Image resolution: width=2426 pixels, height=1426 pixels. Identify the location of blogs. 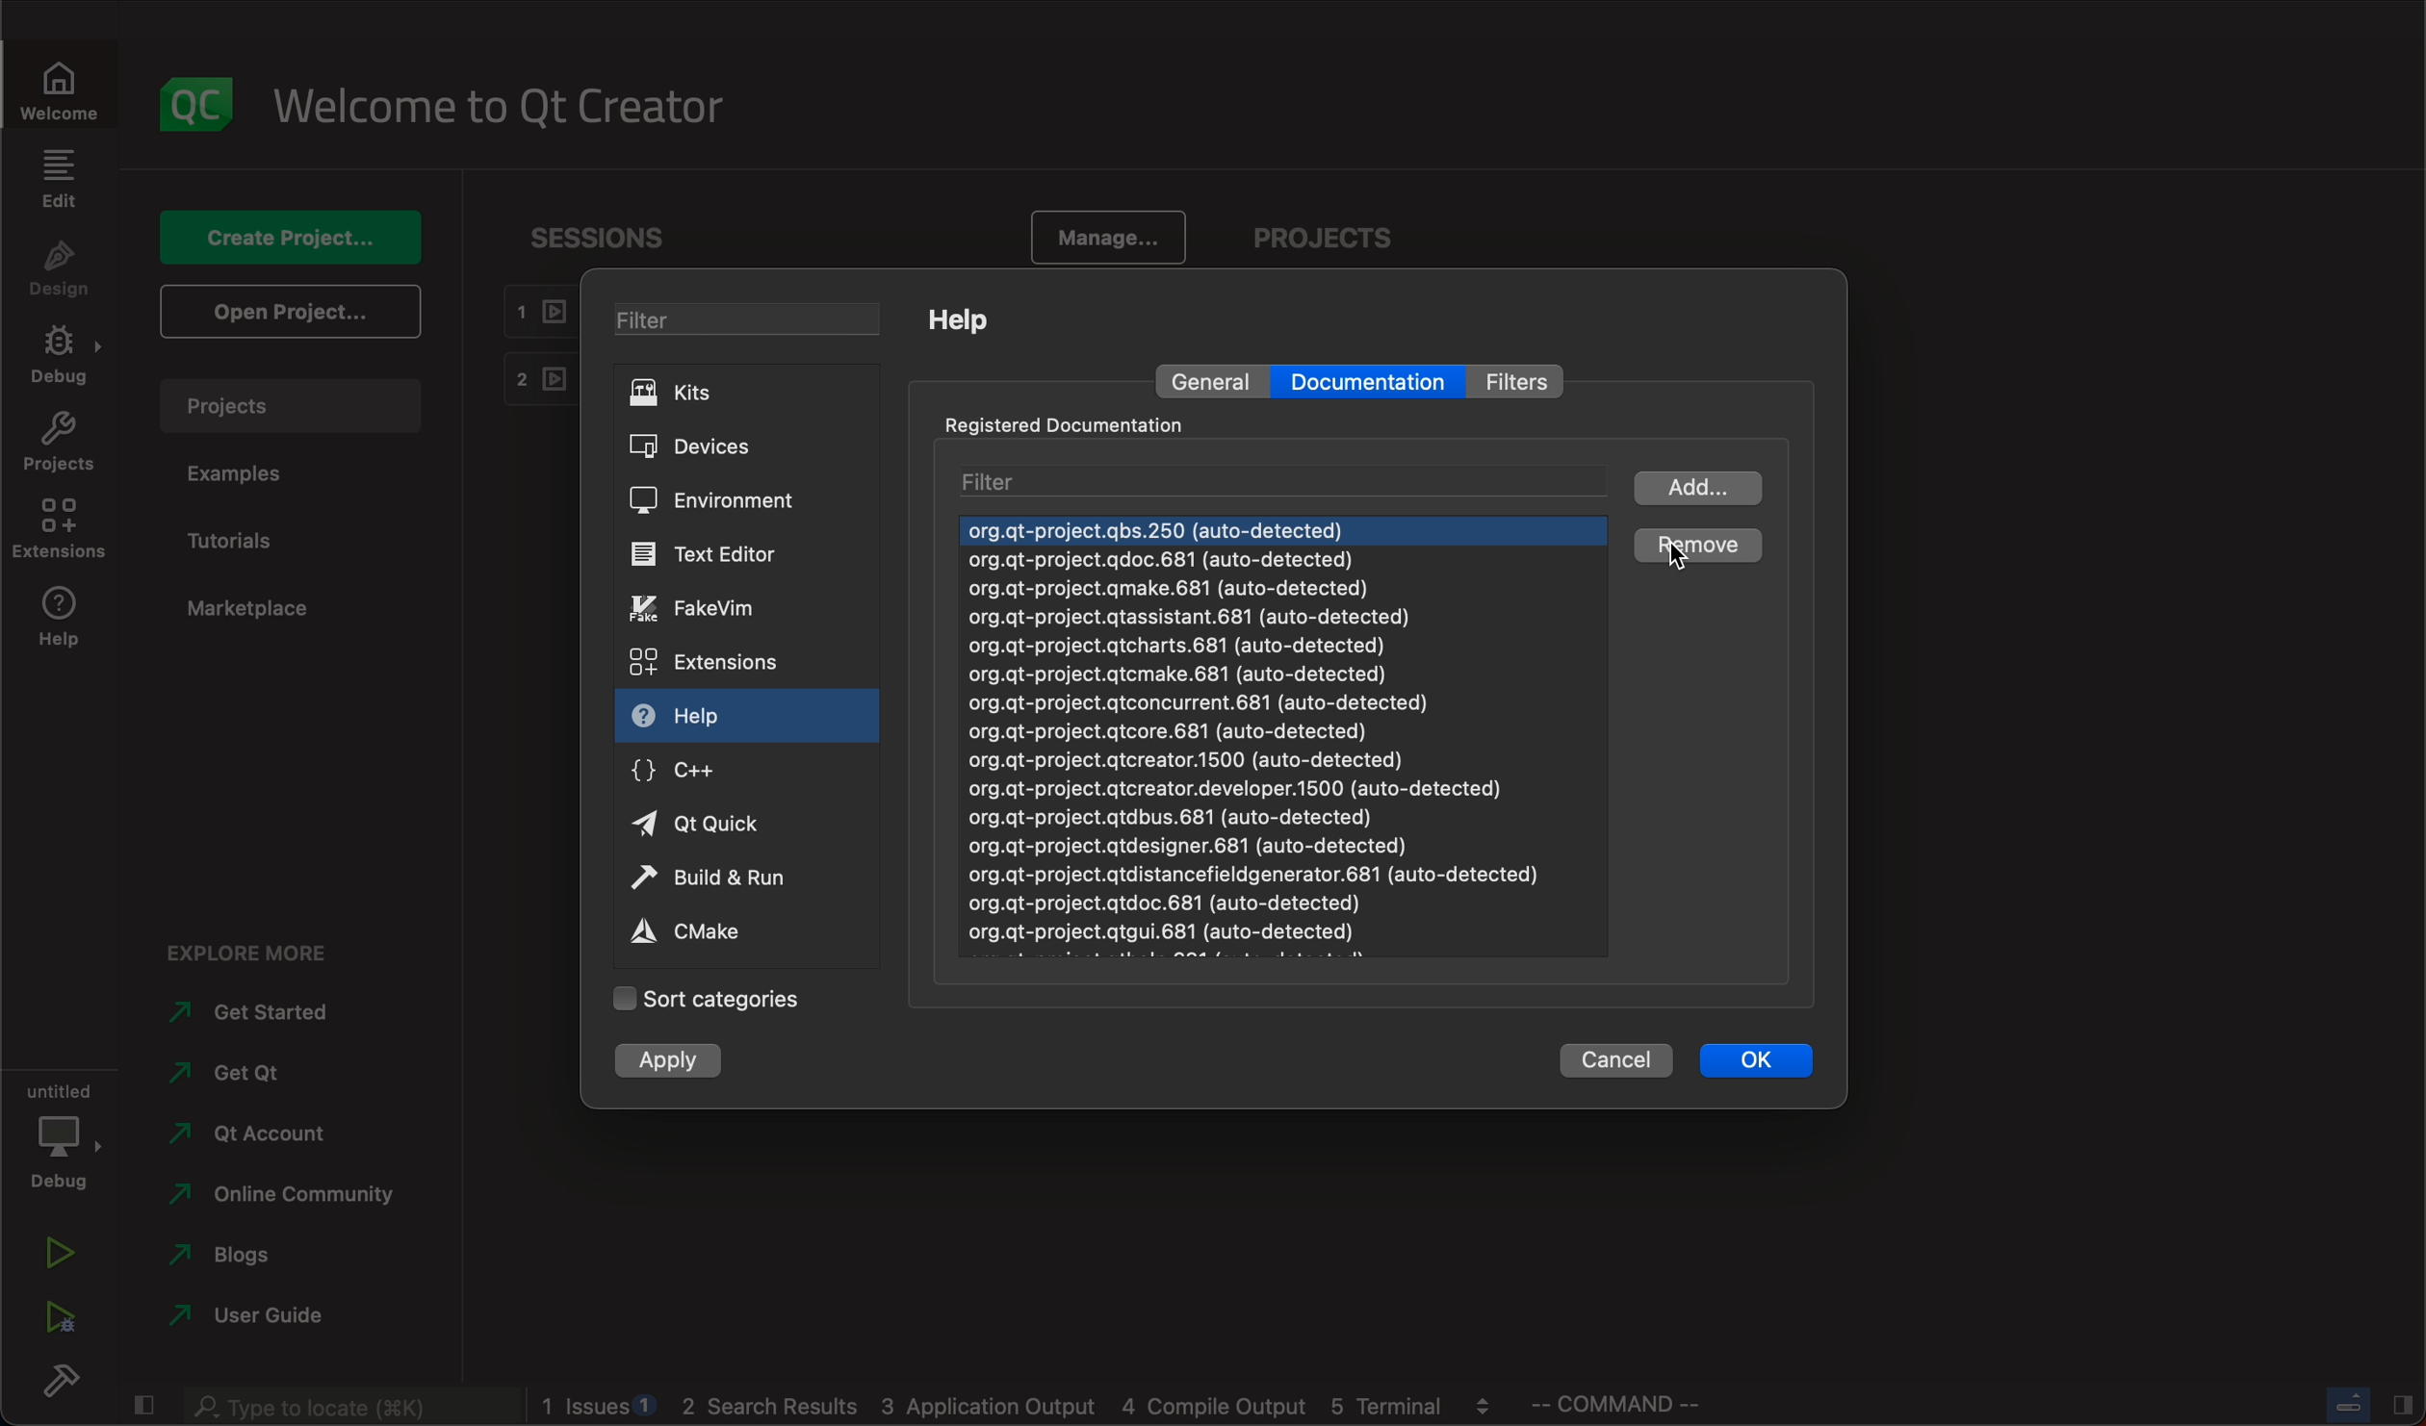
(249, 1260).